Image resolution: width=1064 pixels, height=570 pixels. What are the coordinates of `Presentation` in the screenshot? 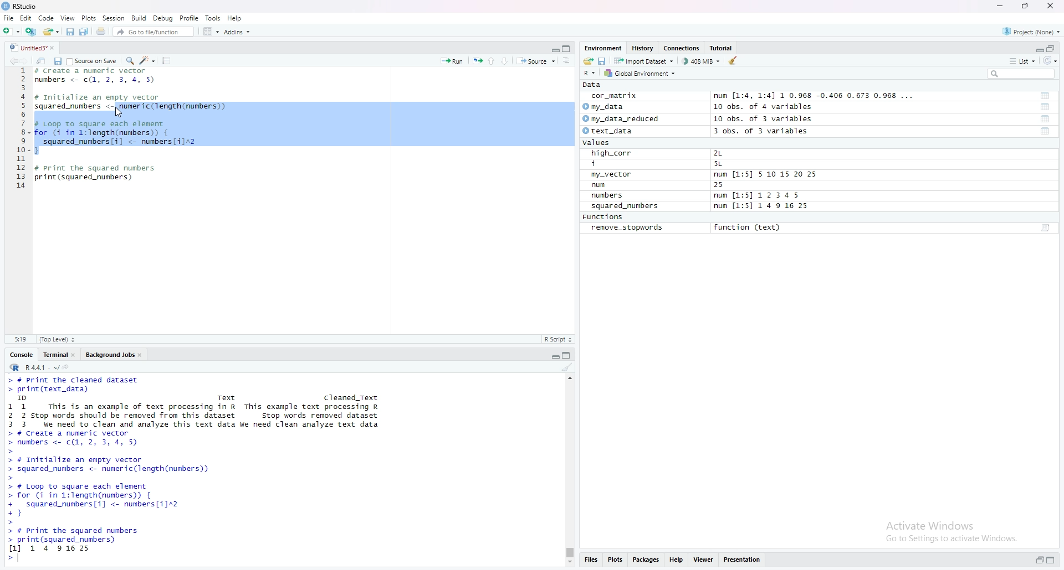 It's located at (743, 560).